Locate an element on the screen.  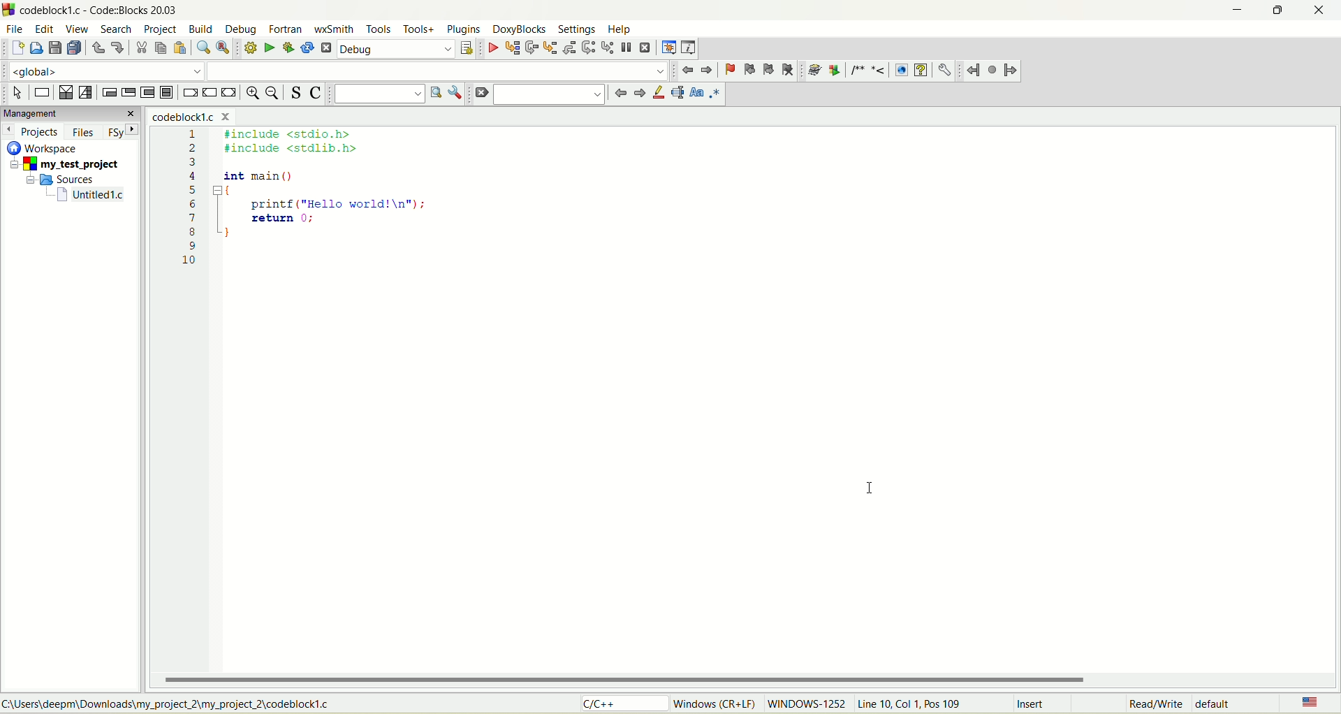
sources is located at coordinates (65, 179).